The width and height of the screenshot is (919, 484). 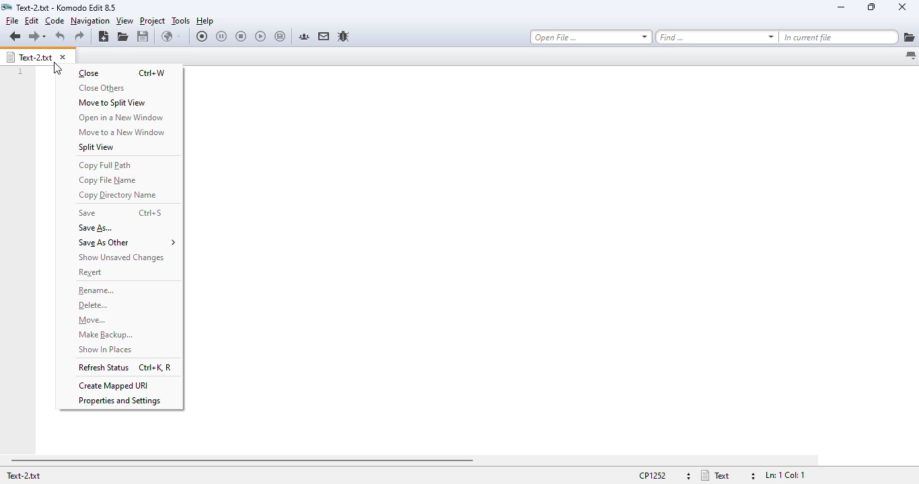 I want to click on create mapped URI, so click(x=115, y=385).